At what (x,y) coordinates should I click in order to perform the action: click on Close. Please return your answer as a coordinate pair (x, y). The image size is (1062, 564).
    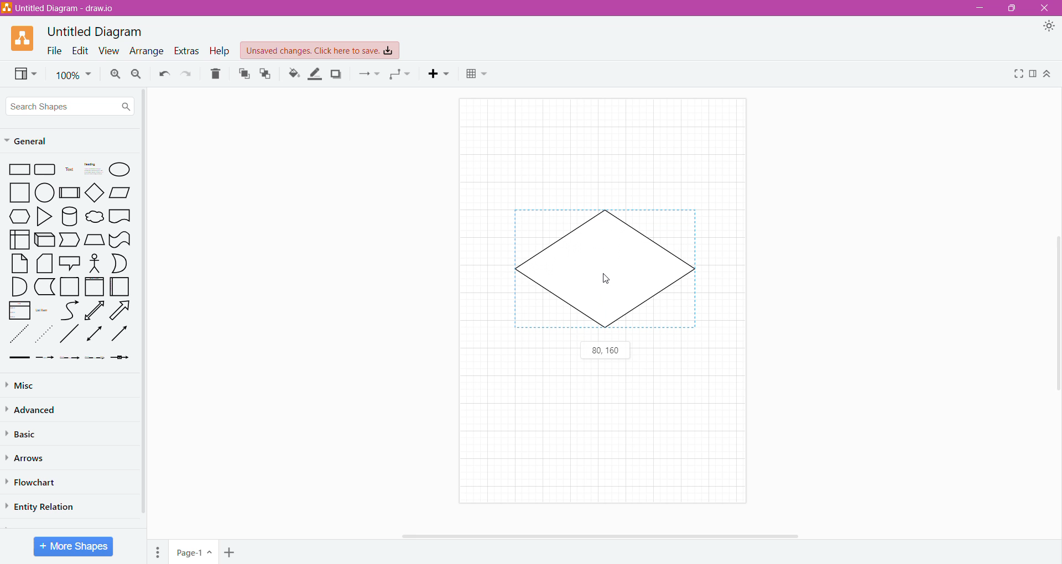
    Looking at the image, I should click on (1046, 8).